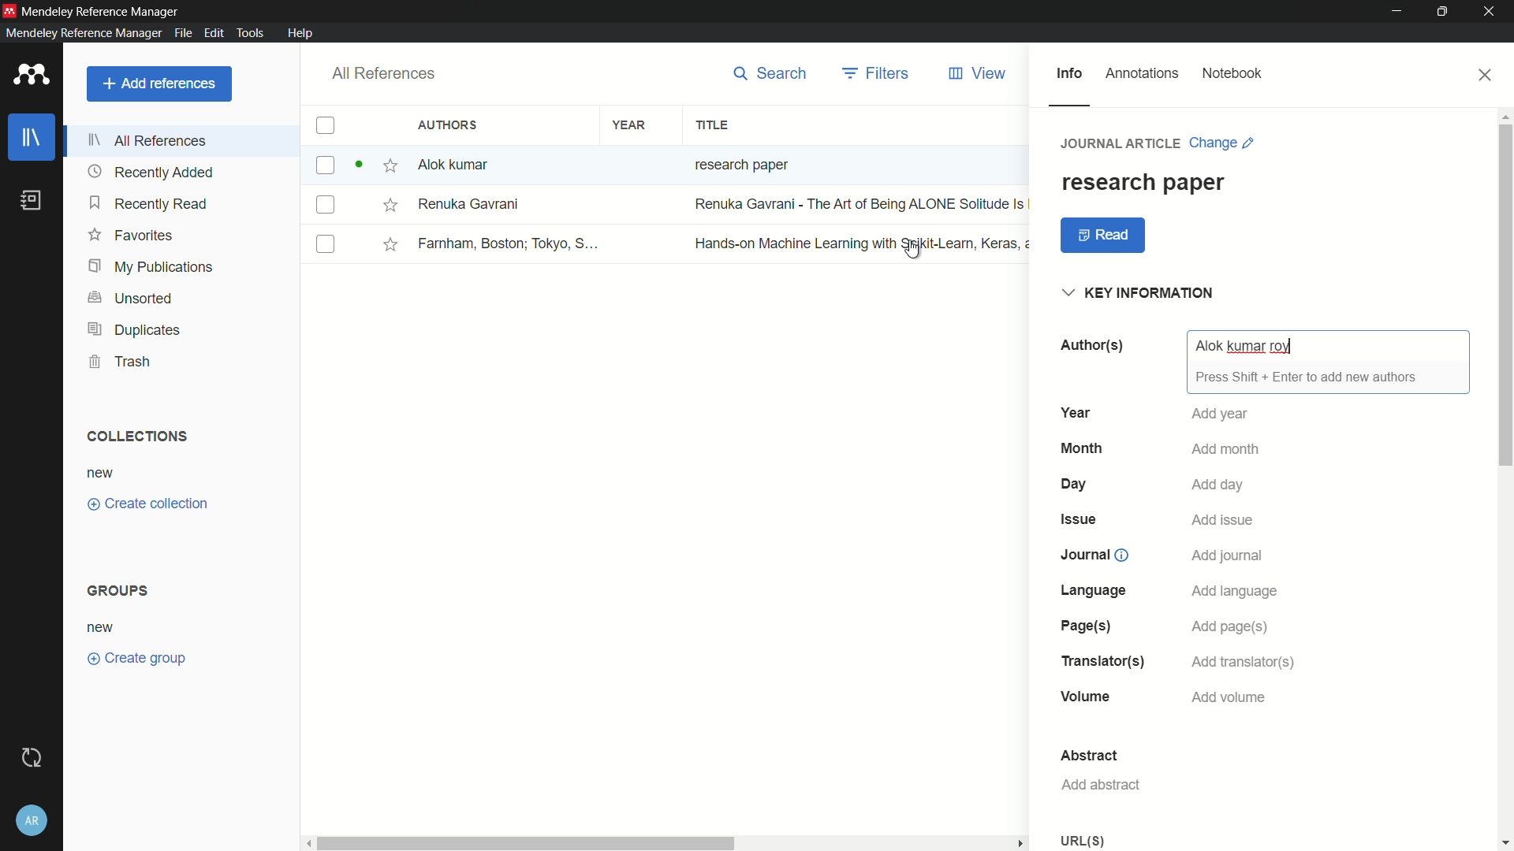  I want to click on notebook, so click(1232, 74).